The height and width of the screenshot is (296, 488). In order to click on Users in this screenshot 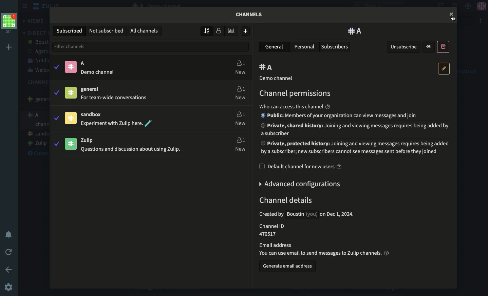, I will do `click(239, 143)`.